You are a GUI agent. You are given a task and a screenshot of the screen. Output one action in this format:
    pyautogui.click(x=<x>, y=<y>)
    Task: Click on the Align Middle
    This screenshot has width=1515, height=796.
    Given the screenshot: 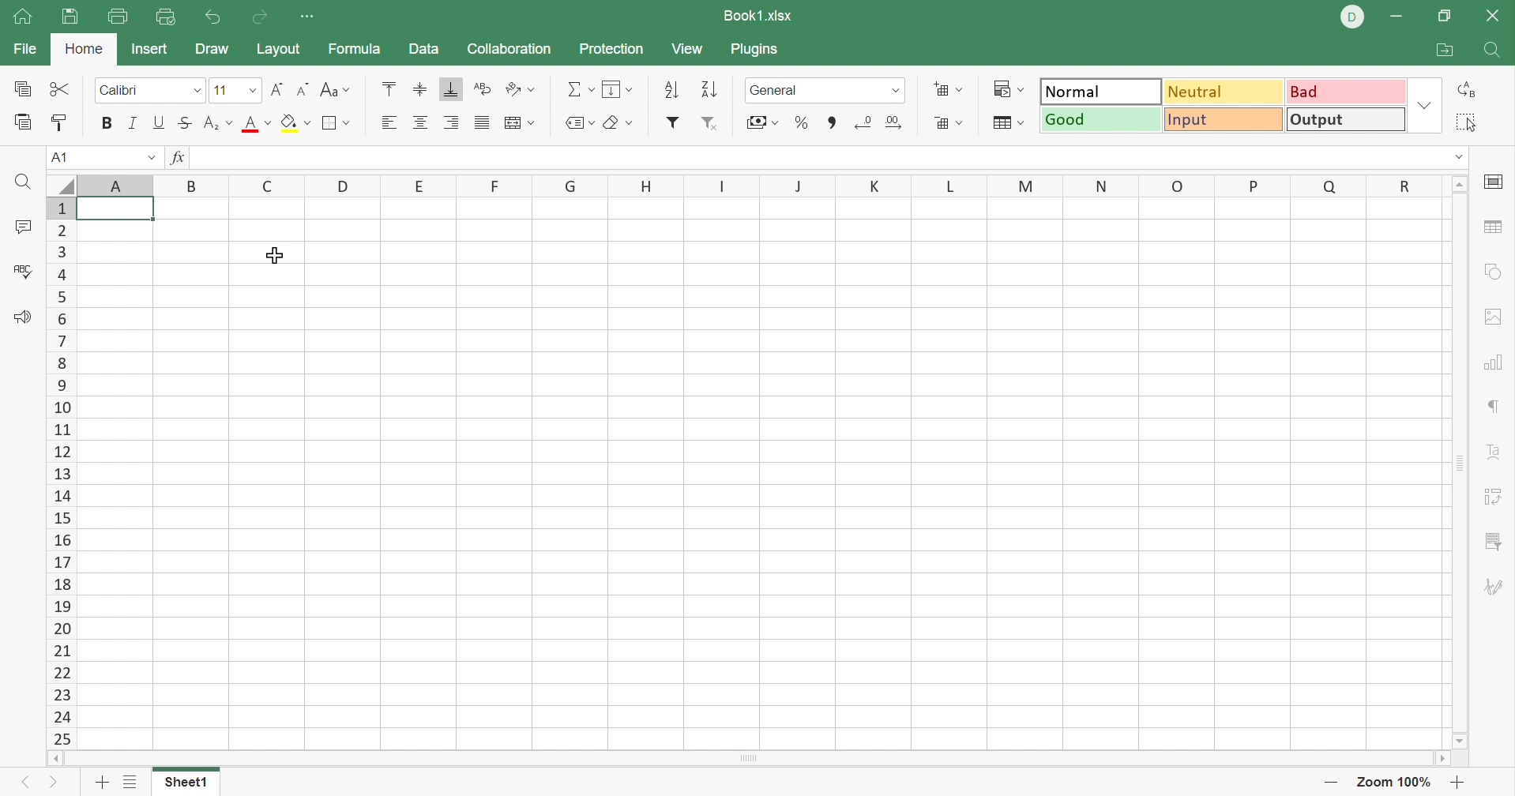 What is the action you would take?
    pyautogui.click(x=421, y=88)
    